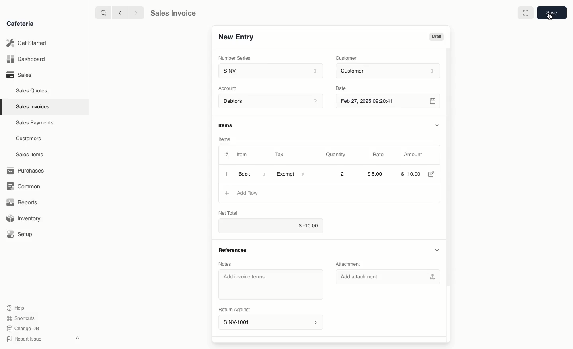 The height and width of the screenshot is (349, 573). What do you see at coordinates (21, 318) in the screenshot?
I see `Shortcuts` at bounding box center [21, 318].